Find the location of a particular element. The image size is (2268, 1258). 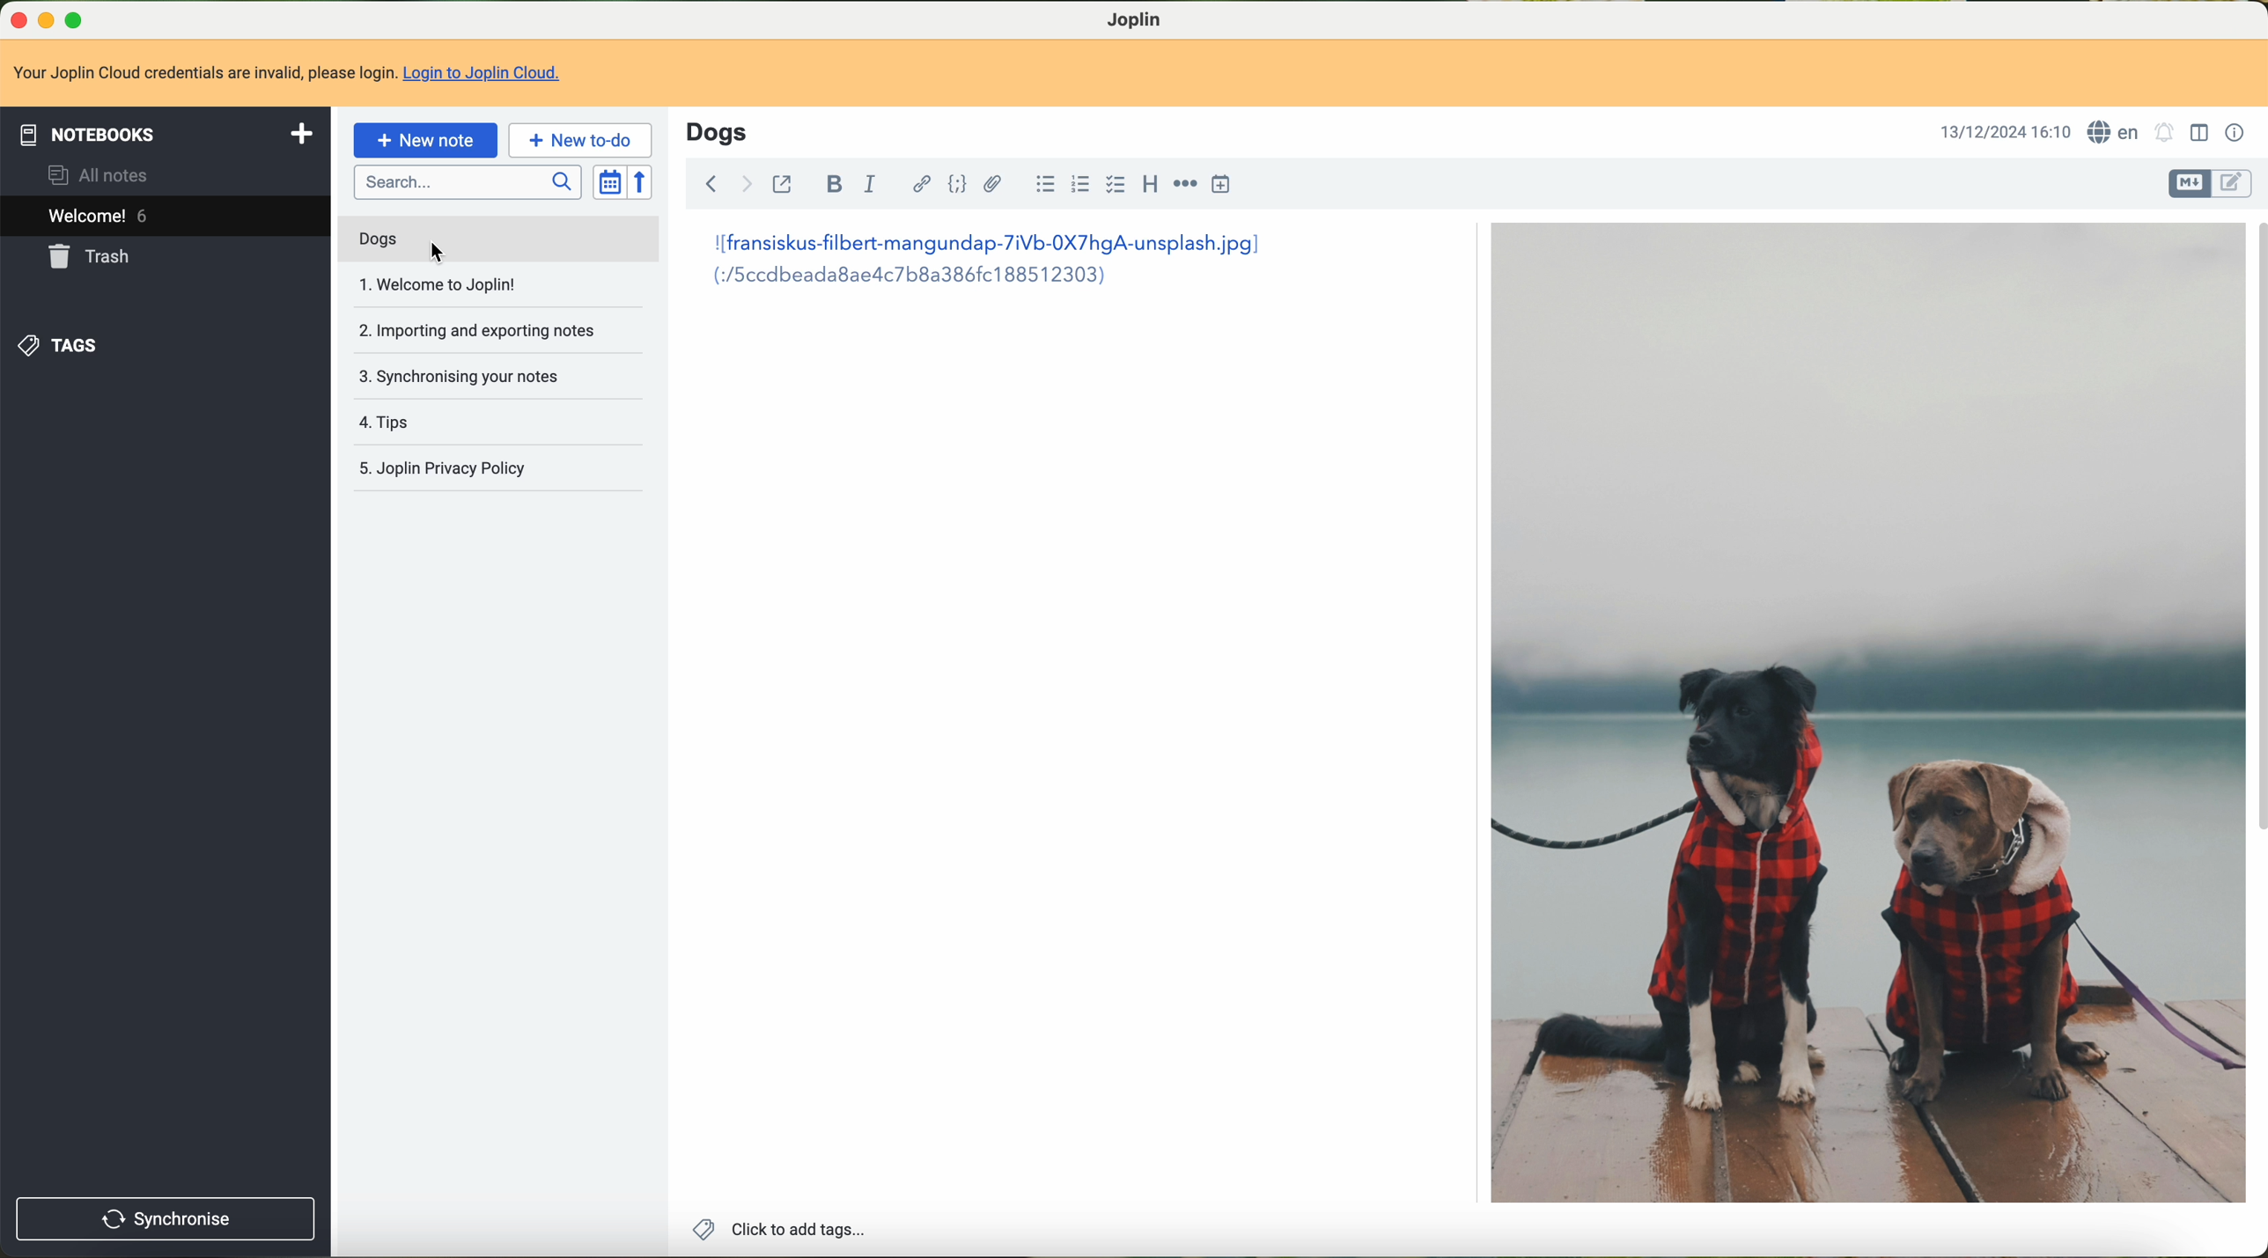

welcome is located at coordinates (166, 218).